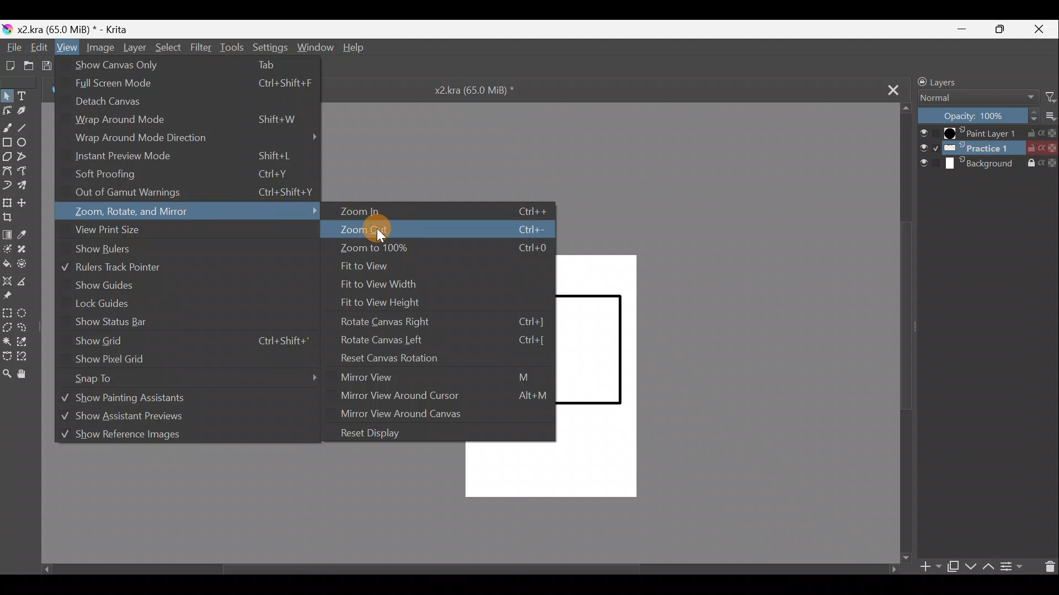 Image resolution: width=1059 pixels, height=595 pixels. I want to click on Add layer, so click(930, 568).